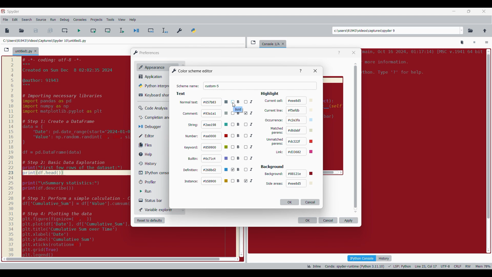 This screenshot has width=492, height=277. What do you see at coordinates (234, 105) in the screenshot?
I see `cursor` at bounding box center [234, 105].